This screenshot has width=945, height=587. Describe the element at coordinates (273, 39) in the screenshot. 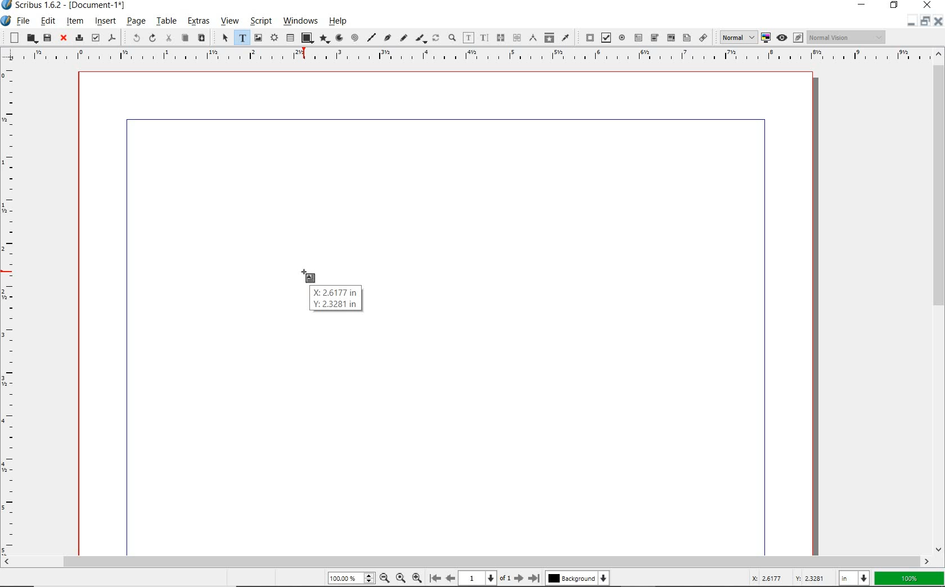

I see `render frame` at that location.